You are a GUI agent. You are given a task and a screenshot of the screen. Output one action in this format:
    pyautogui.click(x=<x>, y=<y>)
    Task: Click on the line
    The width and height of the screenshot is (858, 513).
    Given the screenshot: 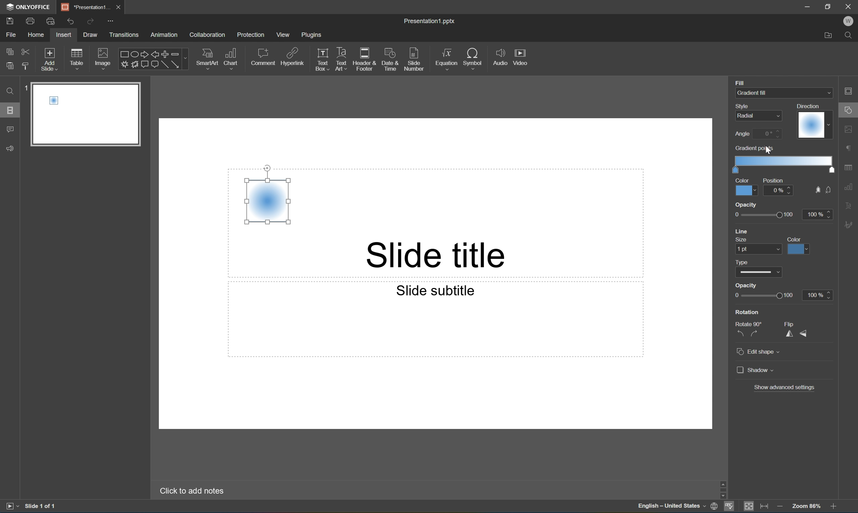 What is the action you would take?
    pyautogui.click(x=743, y=232)
    